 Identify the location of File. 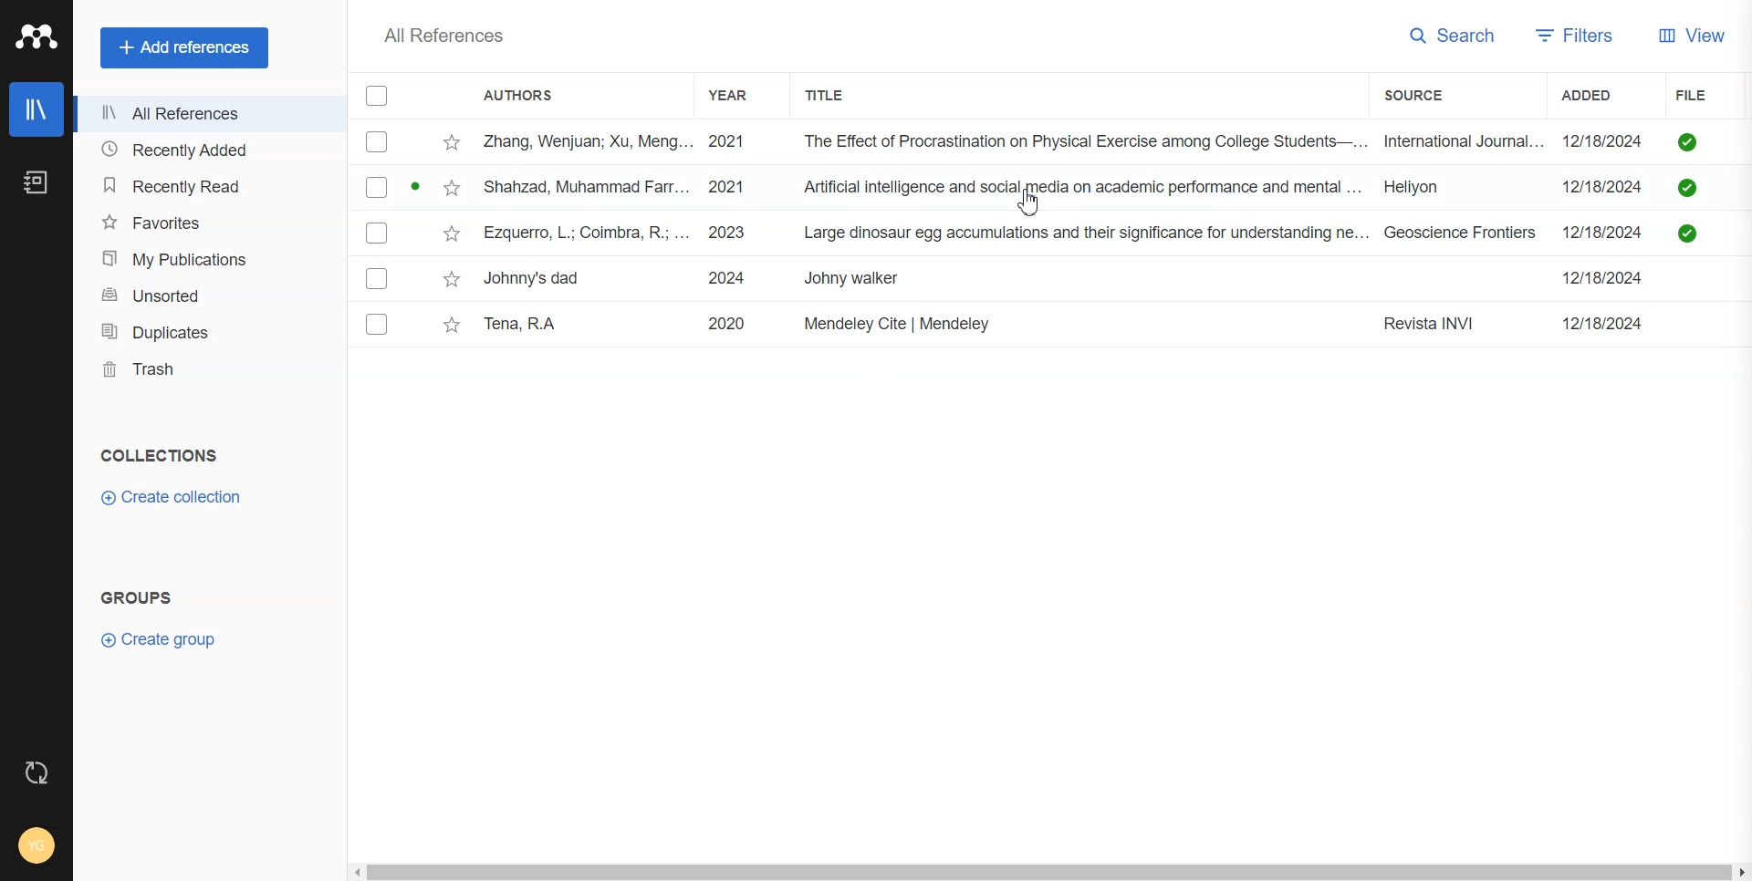
(1052, 233).